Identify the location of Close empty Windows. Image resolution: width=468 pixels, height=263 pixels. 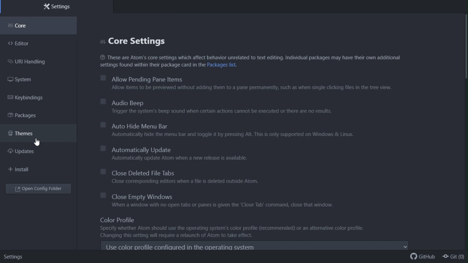
(222, 200).